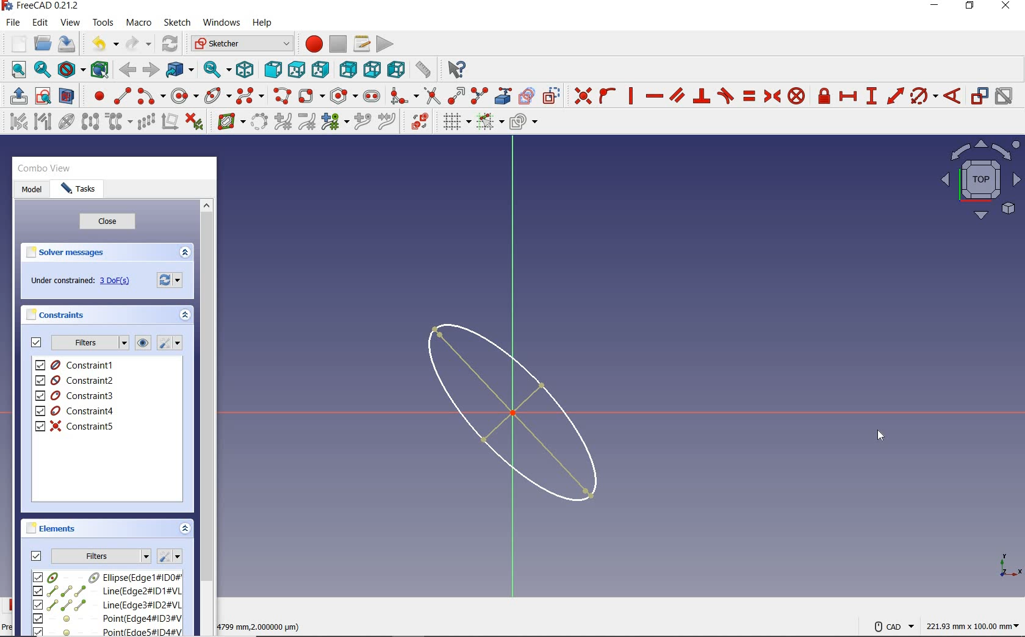  I want to click on ellipse, so click(217, 95).